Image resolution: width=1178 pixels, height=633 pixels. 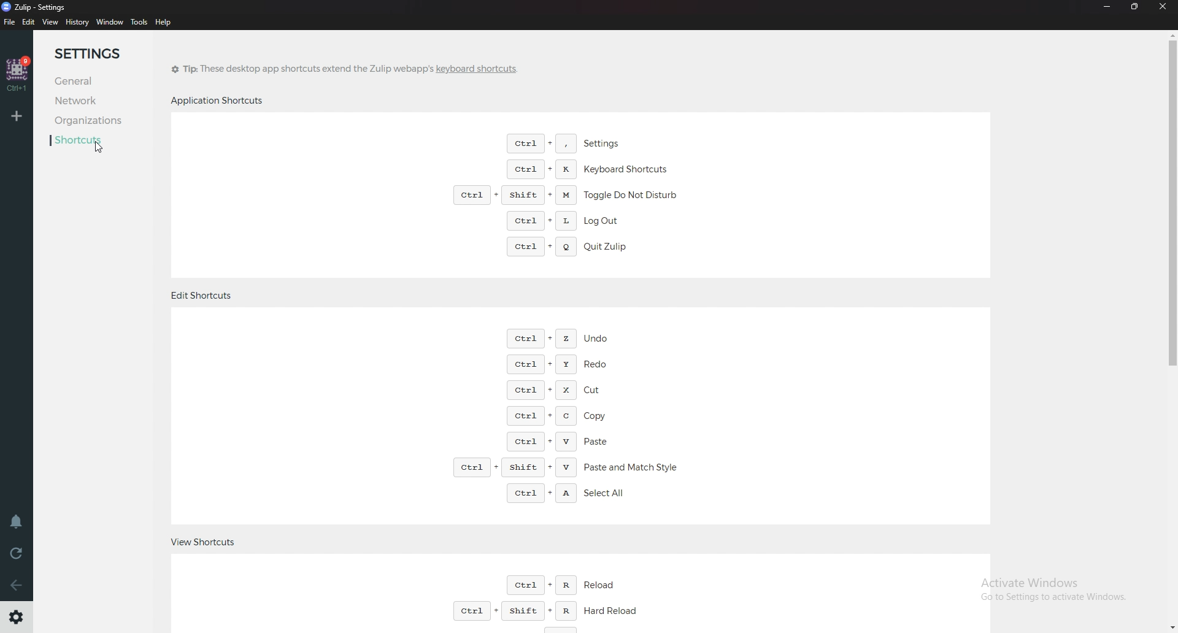 I want to click on Settings, so click(x=92, y=55).